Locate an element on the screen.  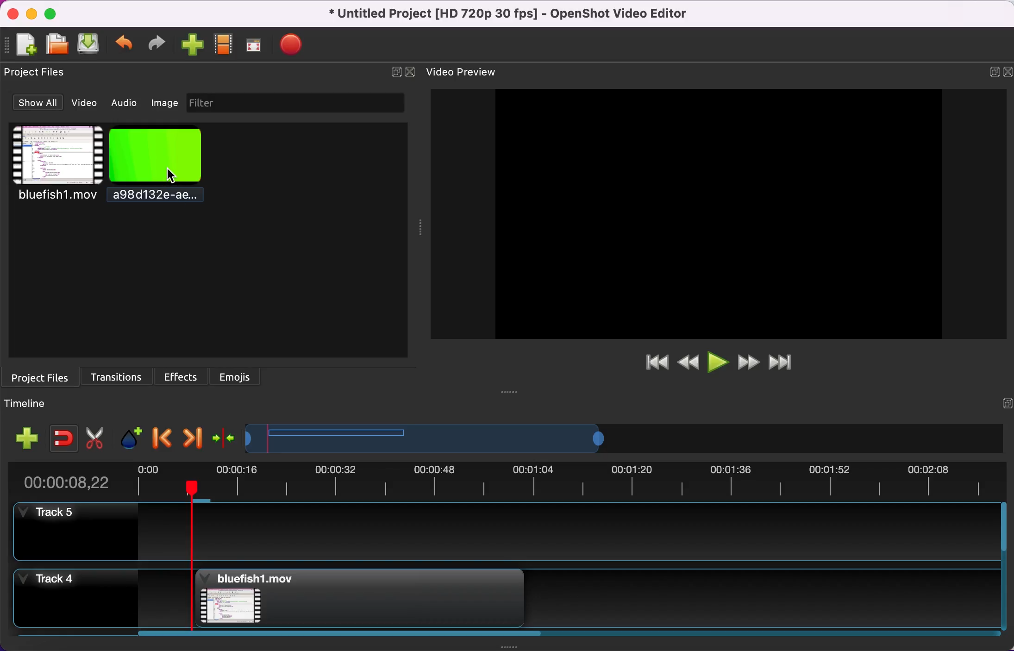
show all is located at coordinates (36, 103).